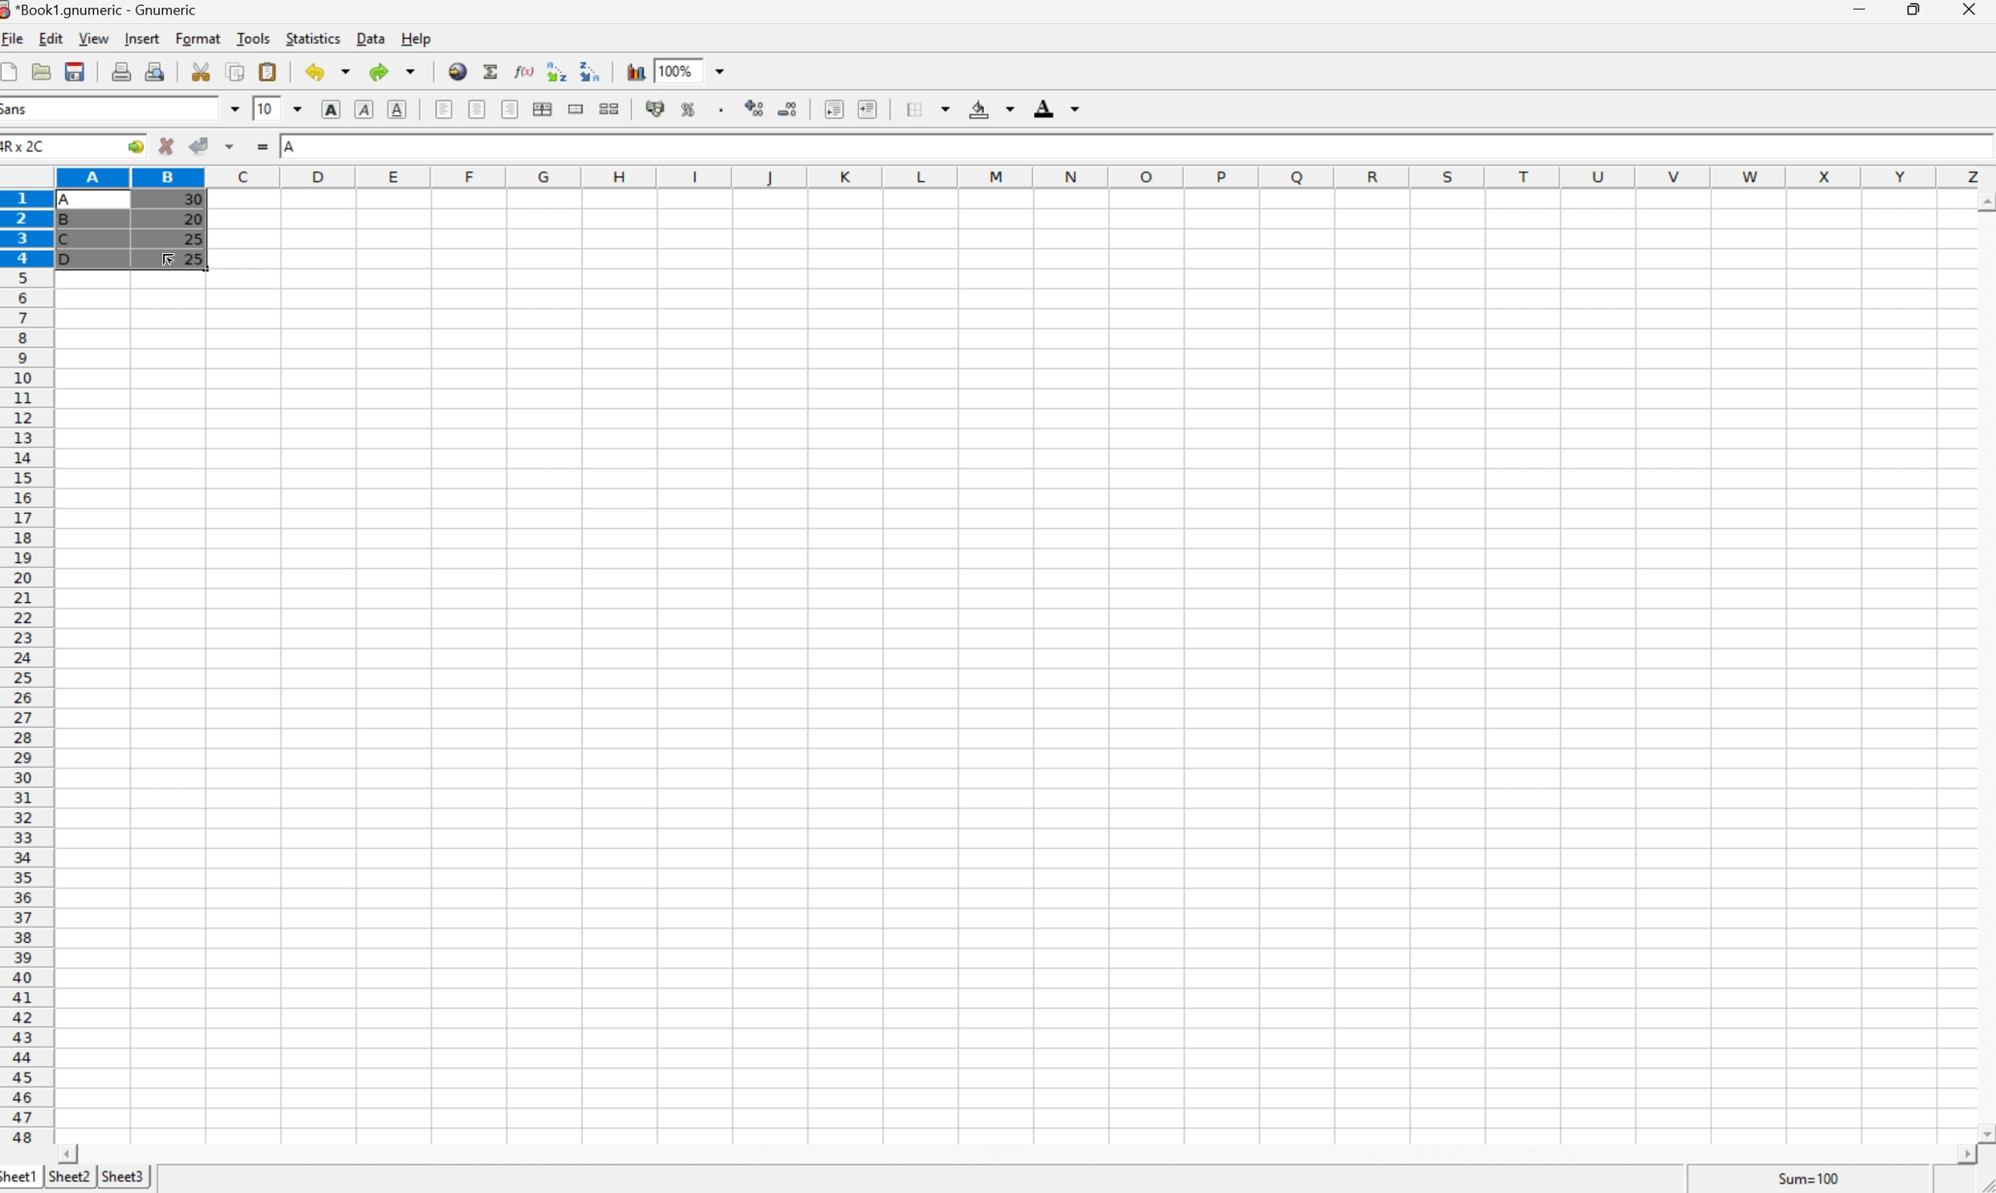  I want to click on Merge horizontally across the selection, so click(543, 109).